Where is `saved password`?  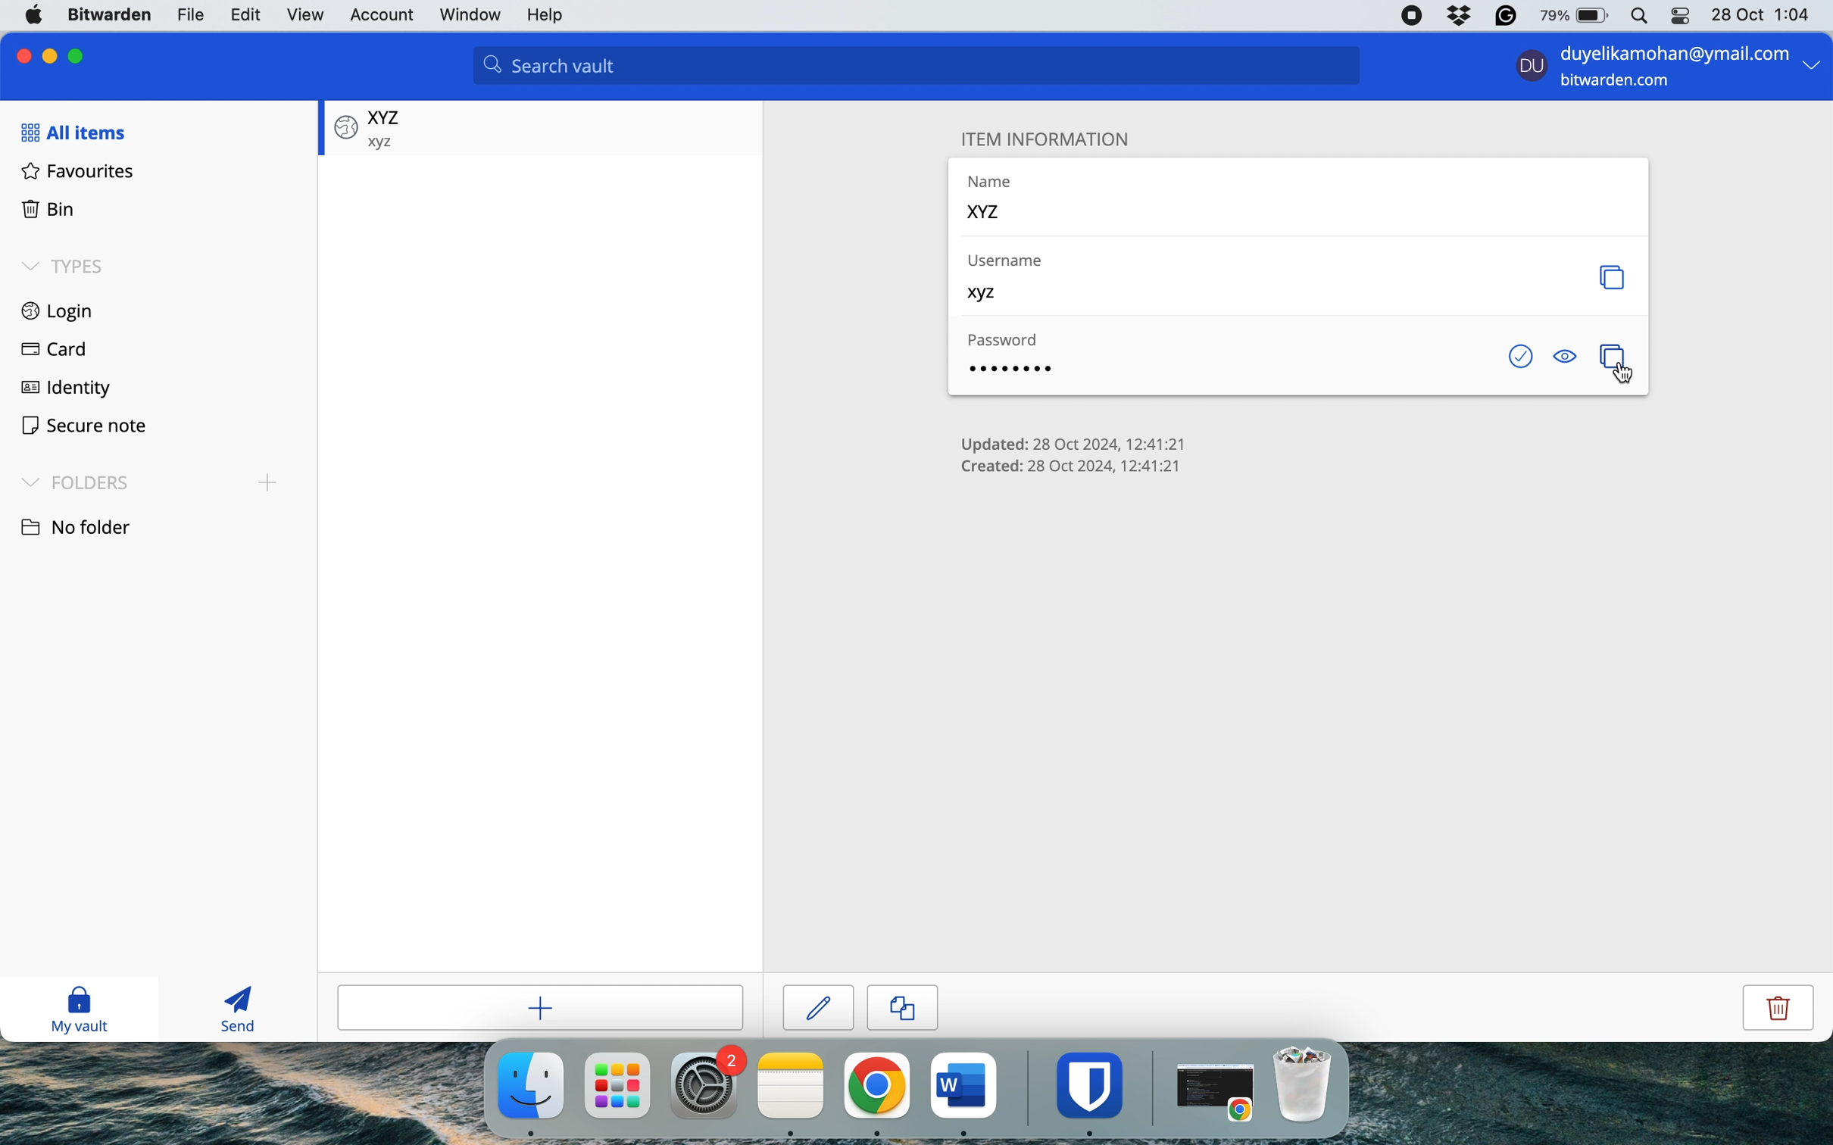 saved password is located at coordinates (369, 126).